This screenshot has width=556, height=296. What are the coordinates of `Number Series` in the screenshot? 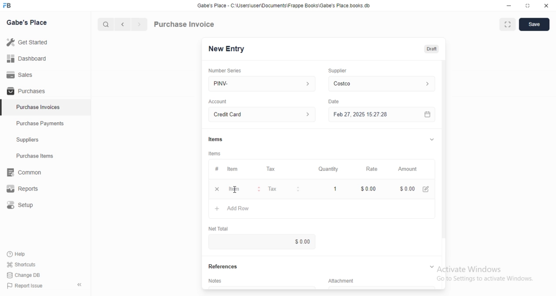 It's located at (225, 71).